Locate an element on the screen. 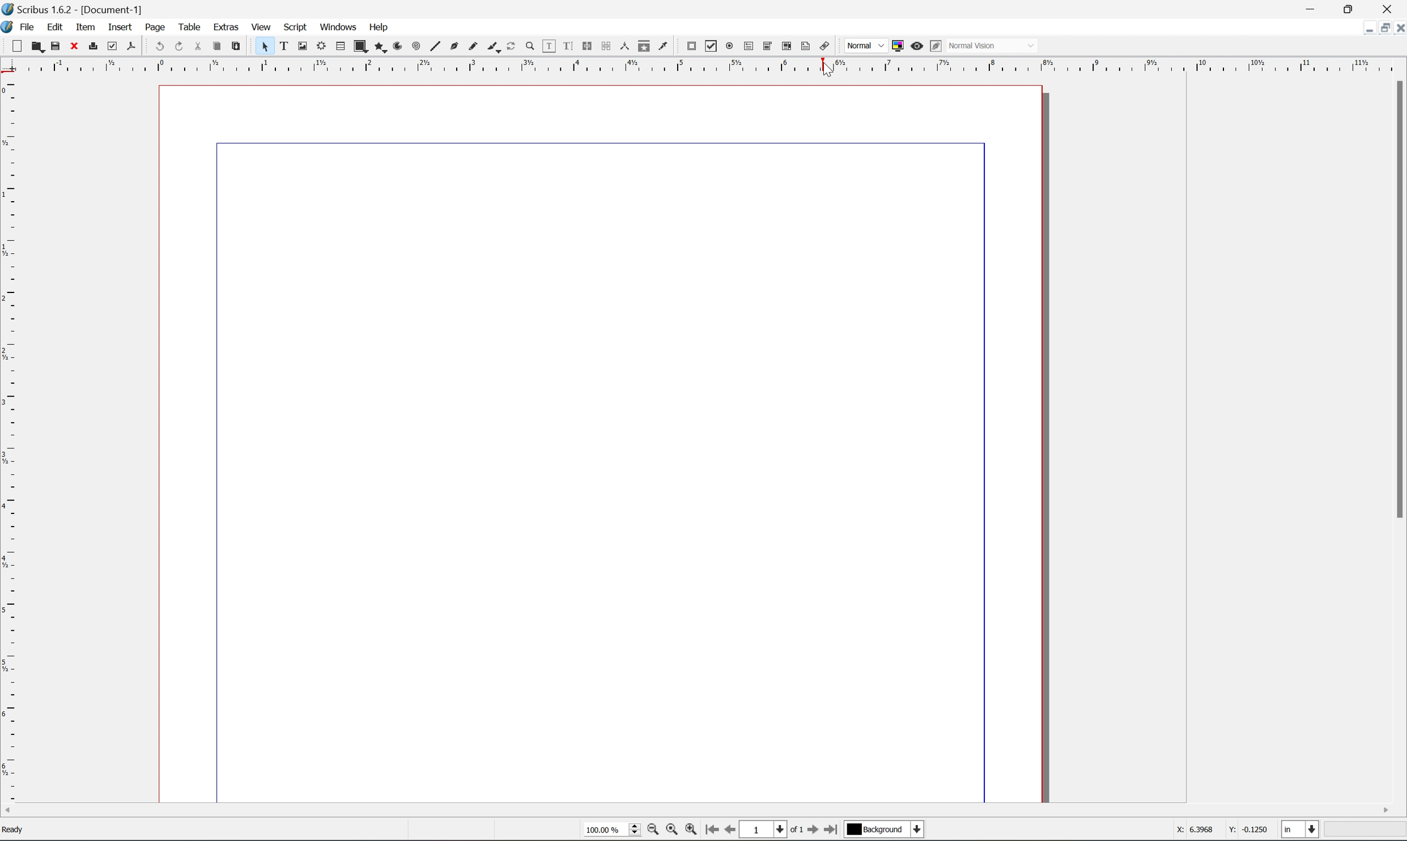 The image size is (1407, 841). ruler is located at coordinates (706, 63).